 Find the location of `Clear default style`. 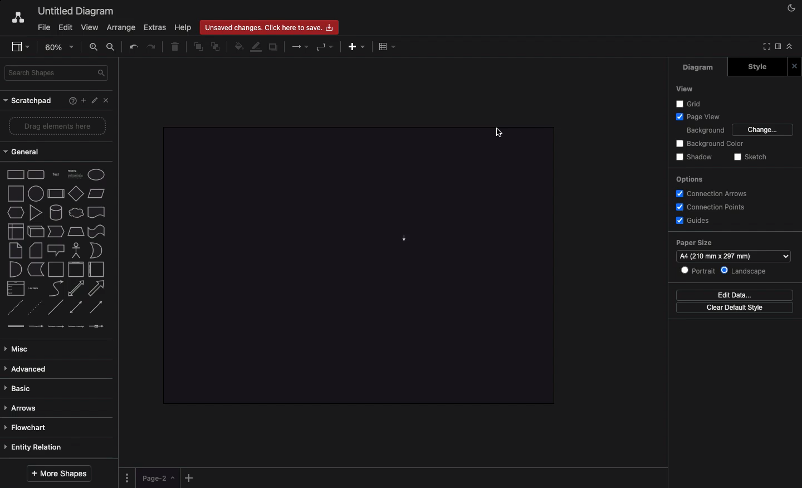

Clear default style is located at coordinates (735, 308).